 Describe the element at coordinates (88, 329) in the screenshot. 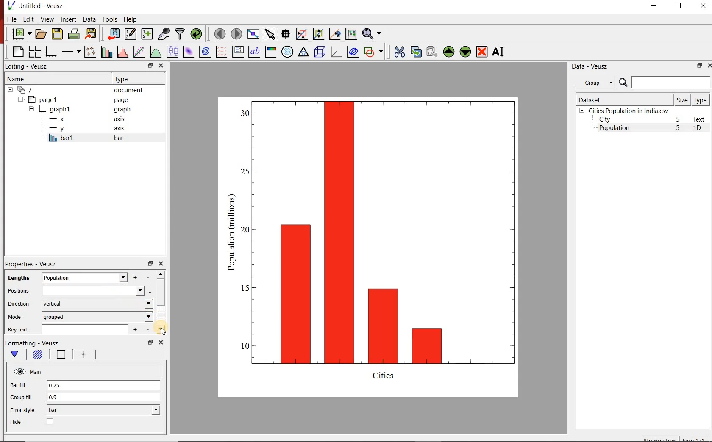

I see `input field` at that location.